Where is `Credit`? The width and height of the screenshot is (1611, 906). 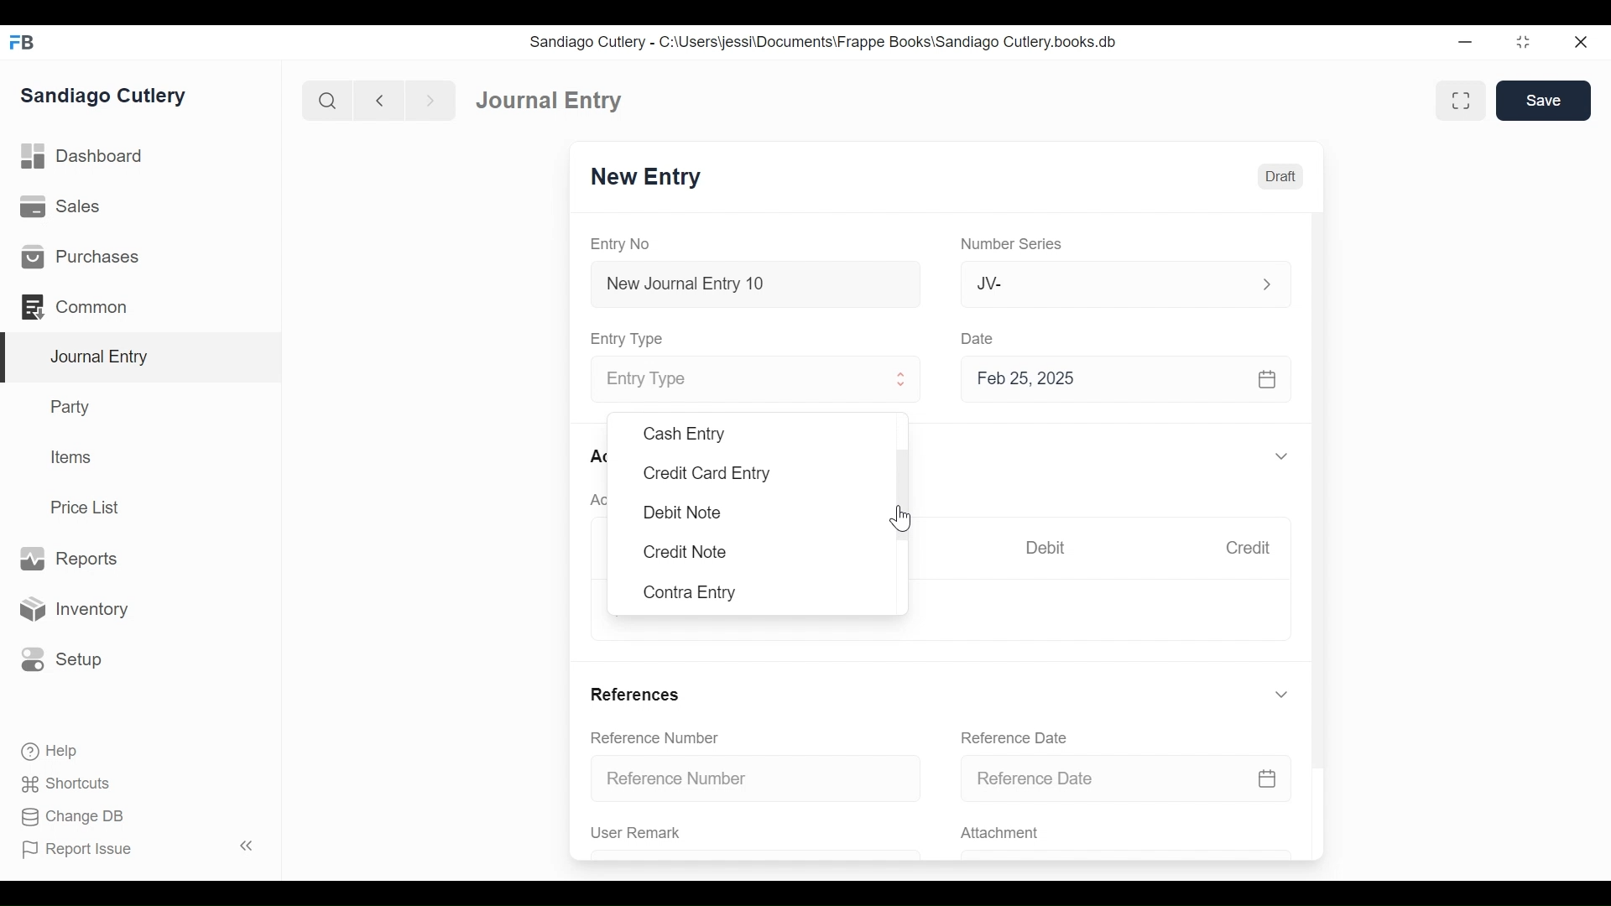 Credit is located at coordinates (1252, 549).